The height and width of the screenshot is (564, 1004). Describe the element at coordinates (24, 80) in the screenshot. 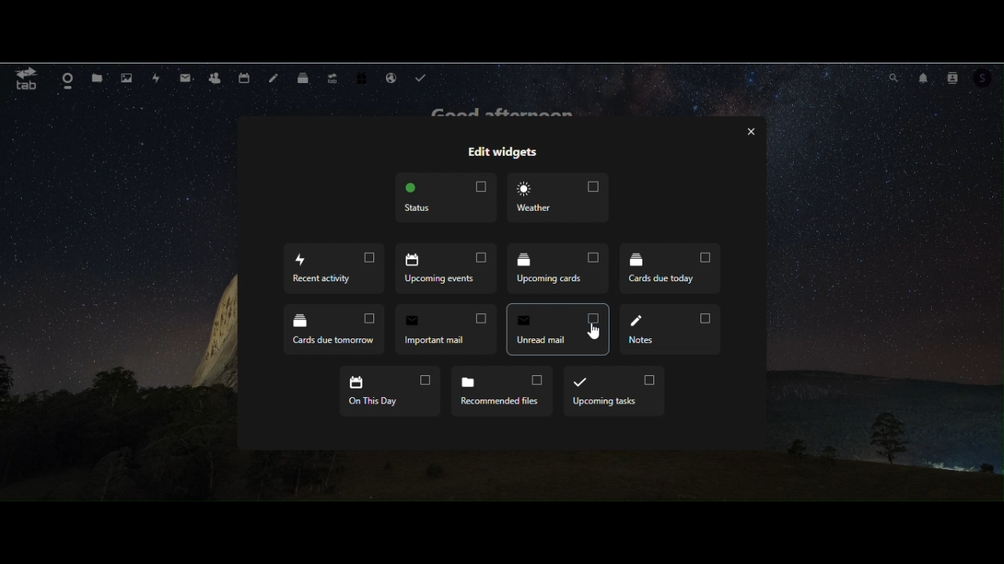

I see `tab` at that location.